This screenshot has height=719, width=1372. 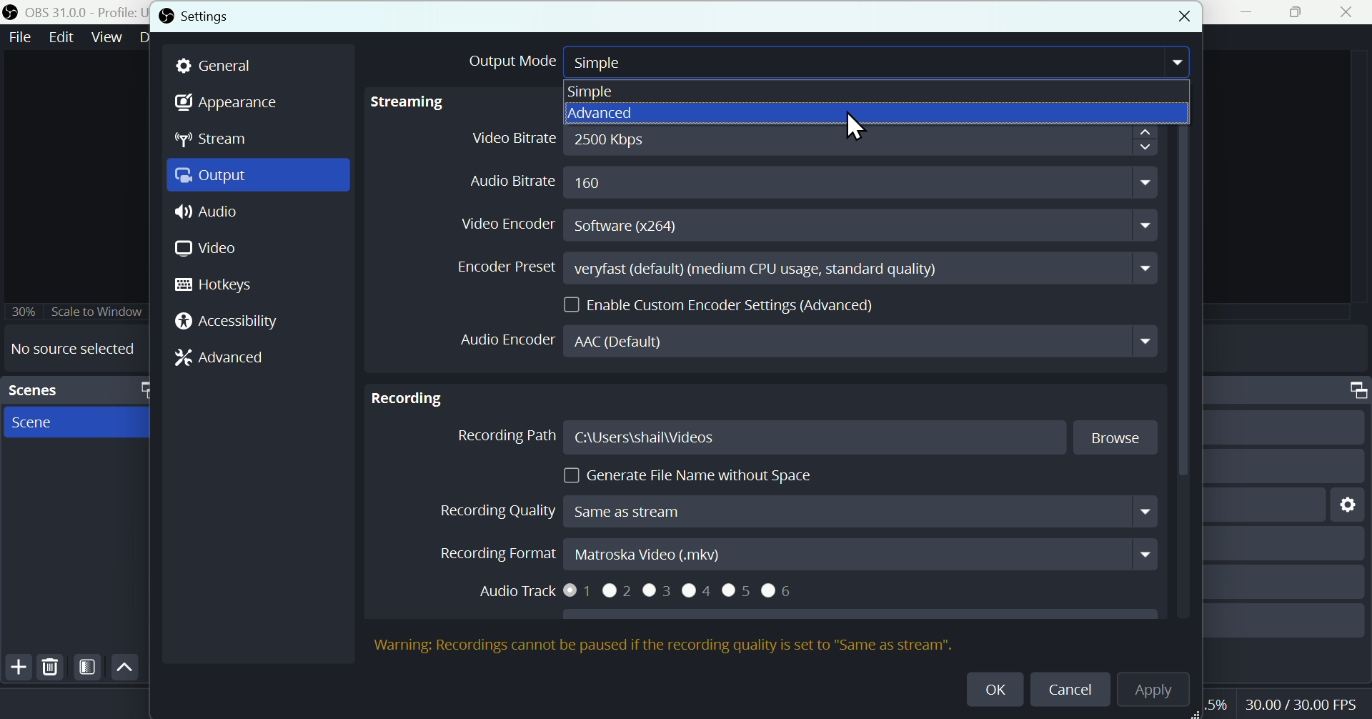 What do you see at coordinates (1352, 390) in the screenshot?
I see `` at bounding box center [1352, 390].